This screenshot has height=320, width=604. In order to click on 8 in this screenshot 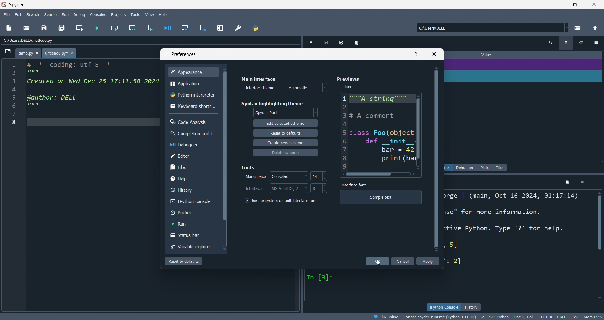, I will do `click(15, 123)`.